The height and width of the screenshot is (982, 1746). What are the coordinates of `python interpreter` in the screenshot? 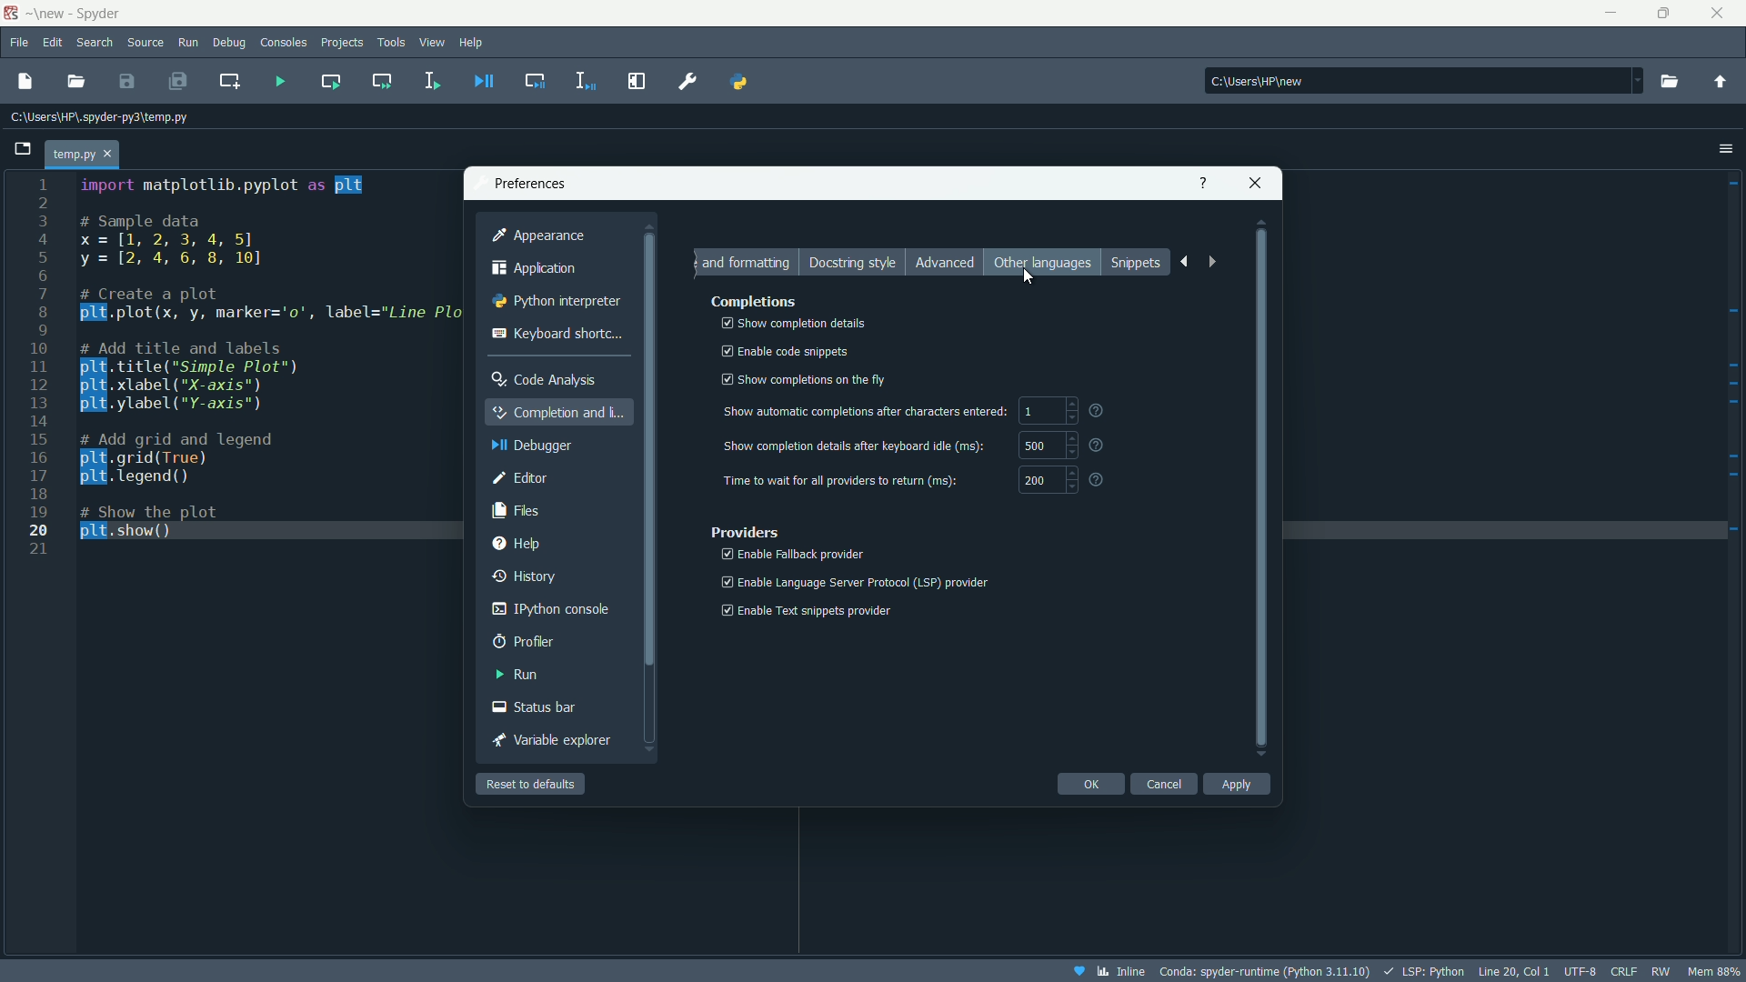 It's located at (552, 303).